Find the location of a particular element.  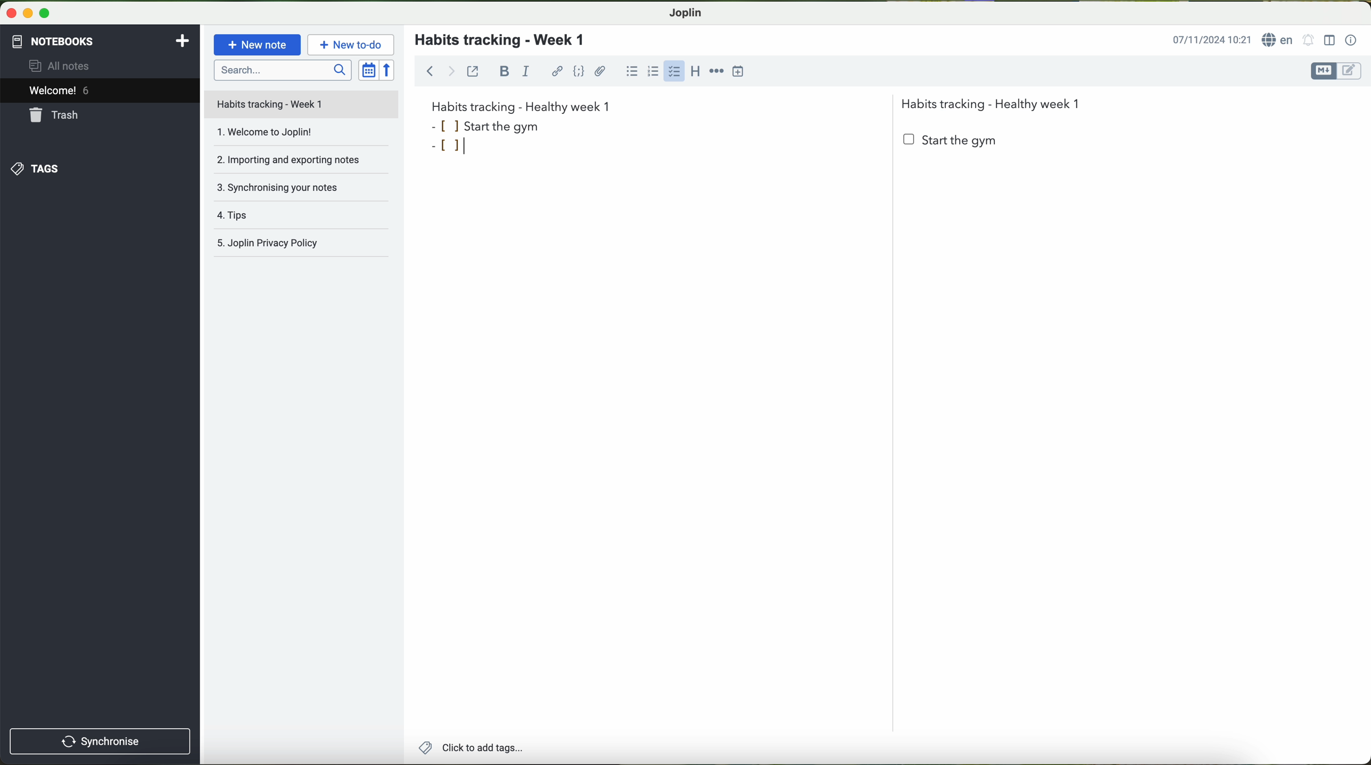

close is located at coordinates (9, 11).